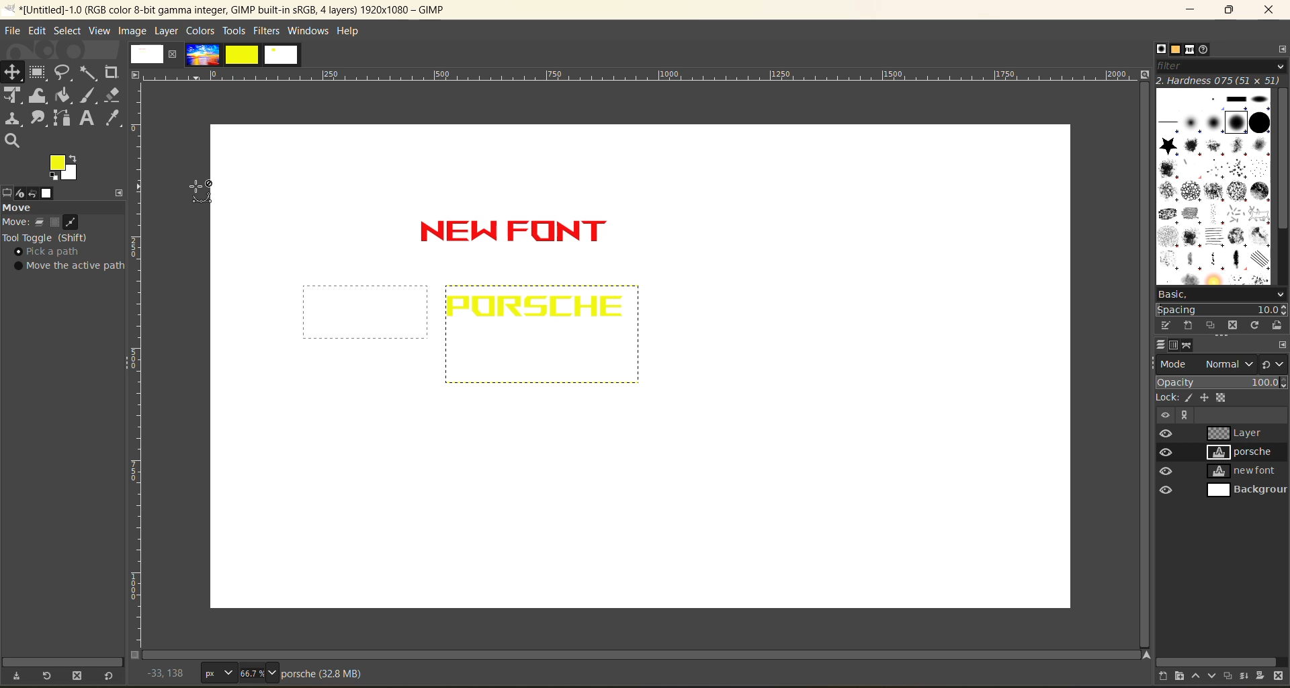 The height and width of the screenshot is (688, 1290). Describe the element at coordinates (1163, 415) in the screenshot. I see `` at that location.